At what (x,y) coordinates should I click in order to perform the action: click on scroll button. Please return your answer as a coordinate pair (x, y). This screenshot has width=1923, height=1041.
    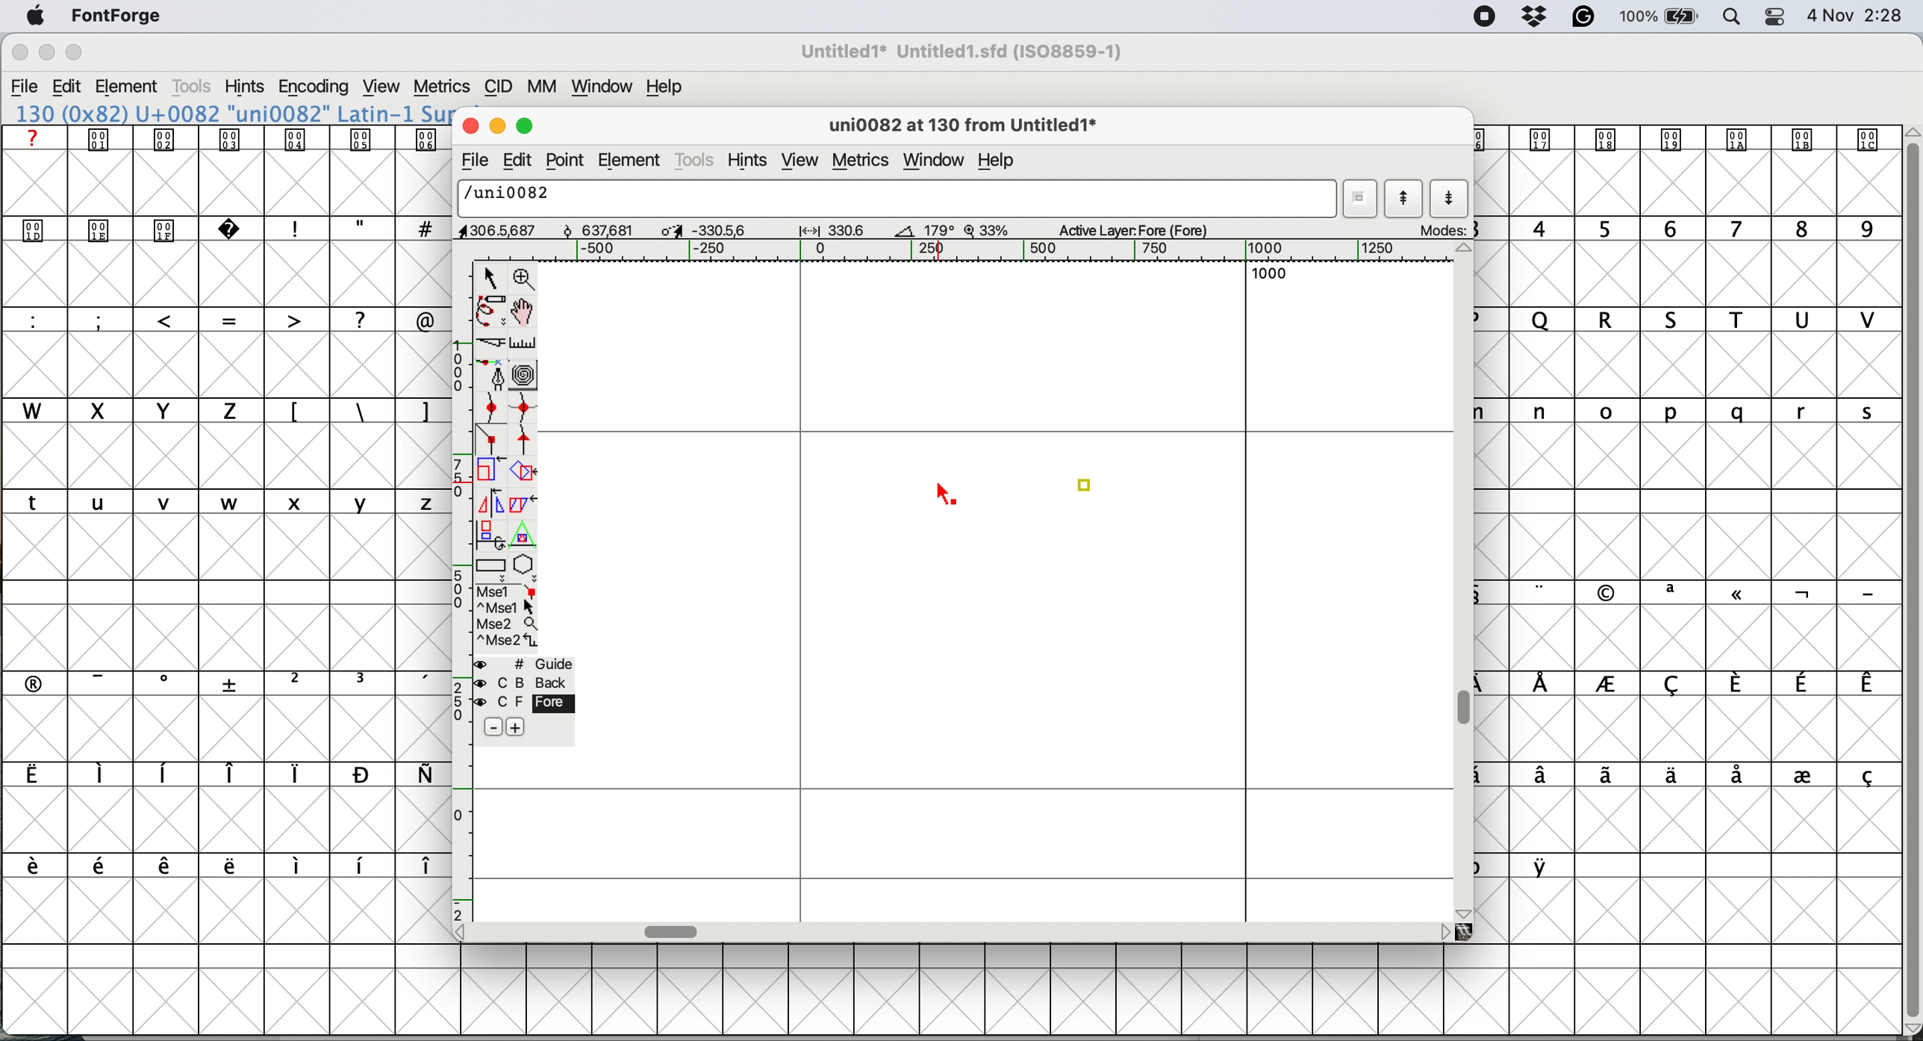
    Looking at the image, I should click on (1465, 250).